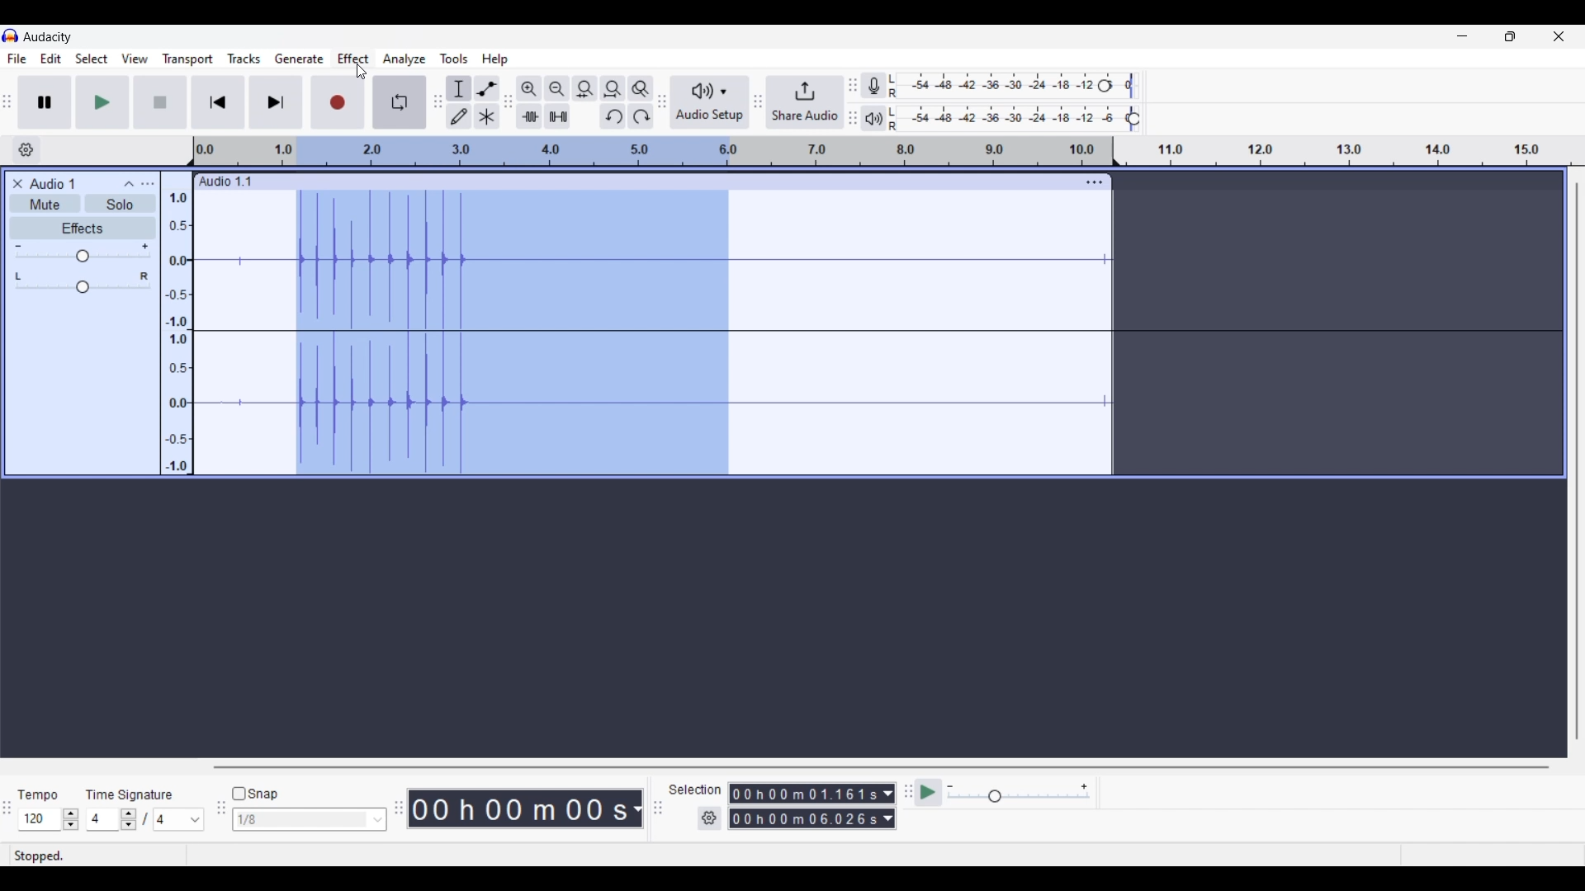  I want to click on Minimize, so click(1462, 36).